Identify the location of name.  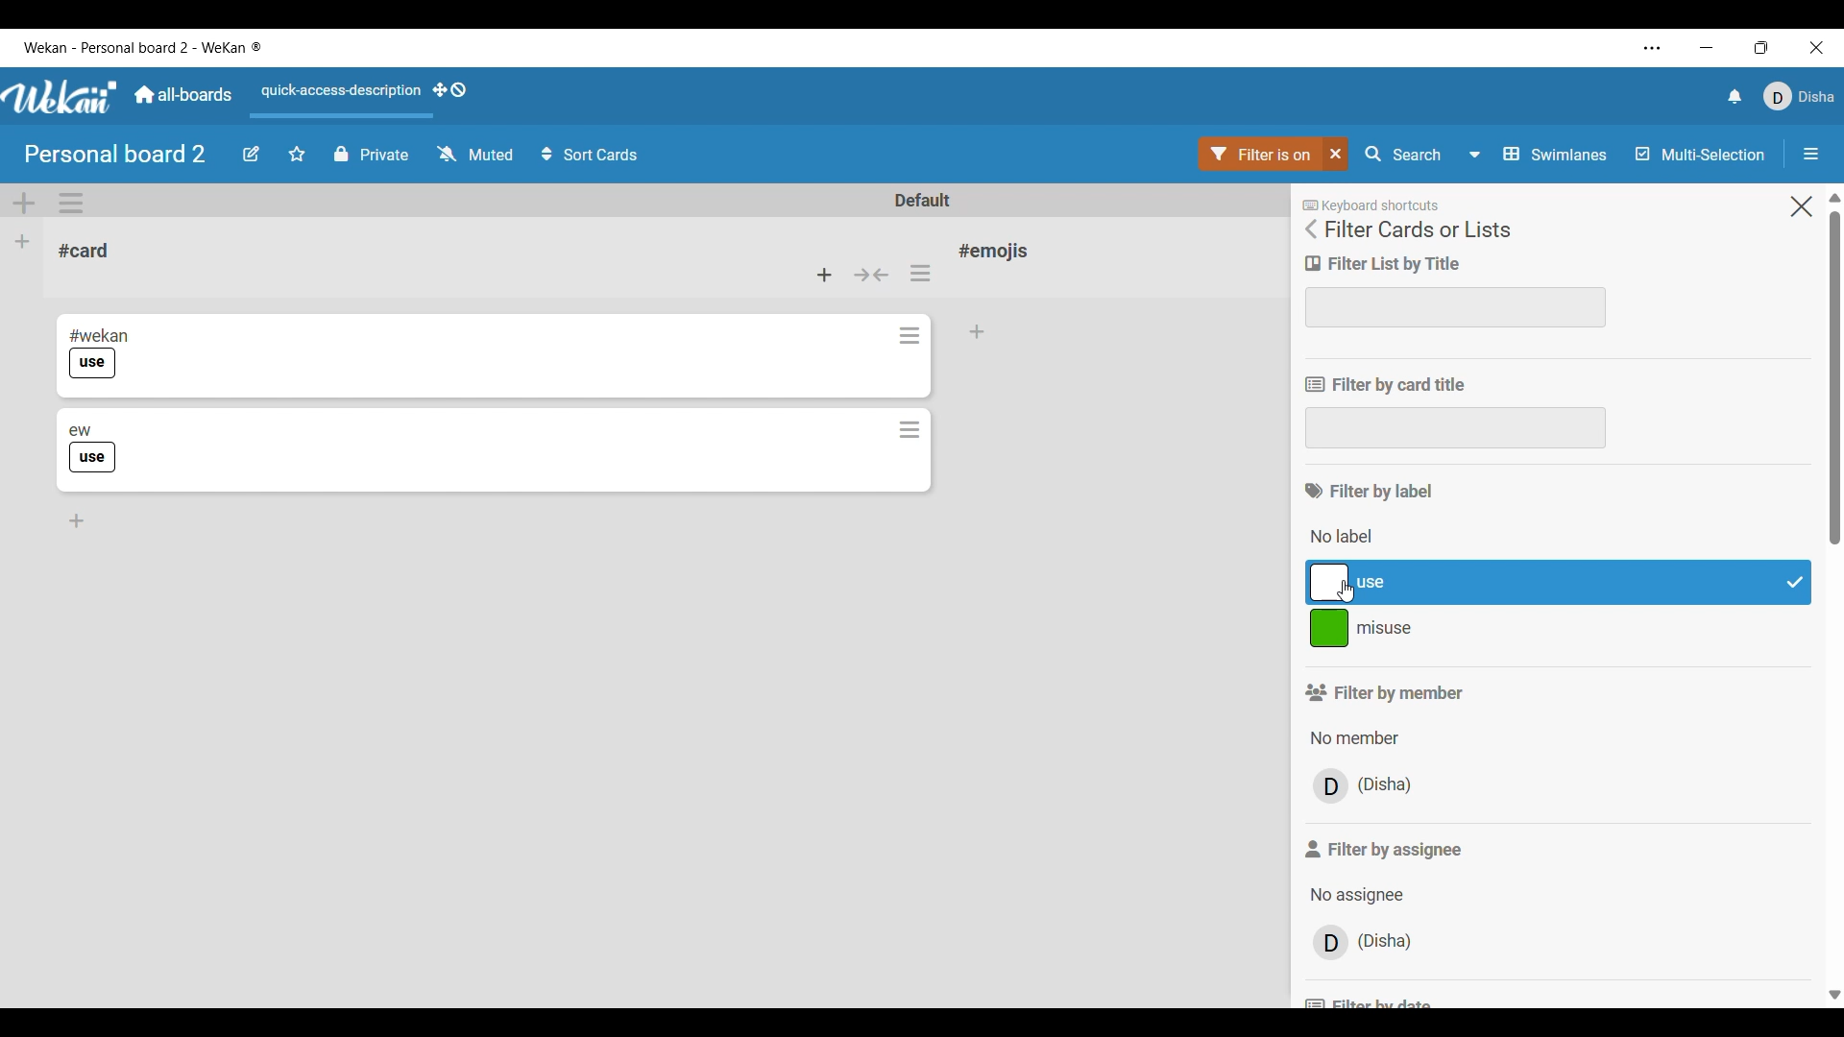
(1389, 941).